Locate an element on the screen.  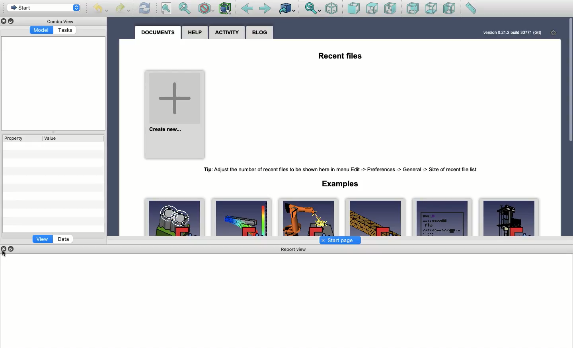
Scroll is located at coordinates (569, 84).